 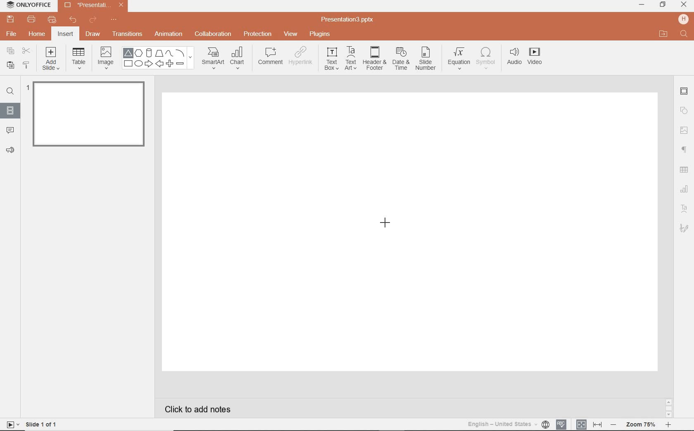 What do you see at coordinates (238, 59) in the screenshot?
I see `CHART` at bounding box center [238, 59].